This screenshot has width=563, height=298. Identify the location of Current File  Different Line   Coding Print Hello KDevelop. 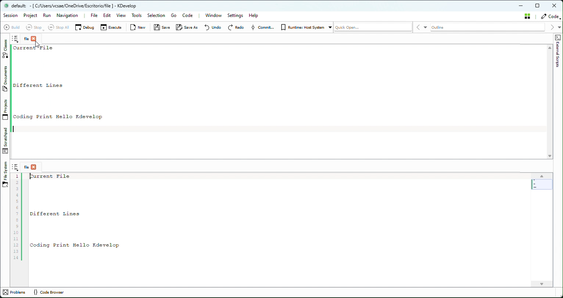
(278, 99).